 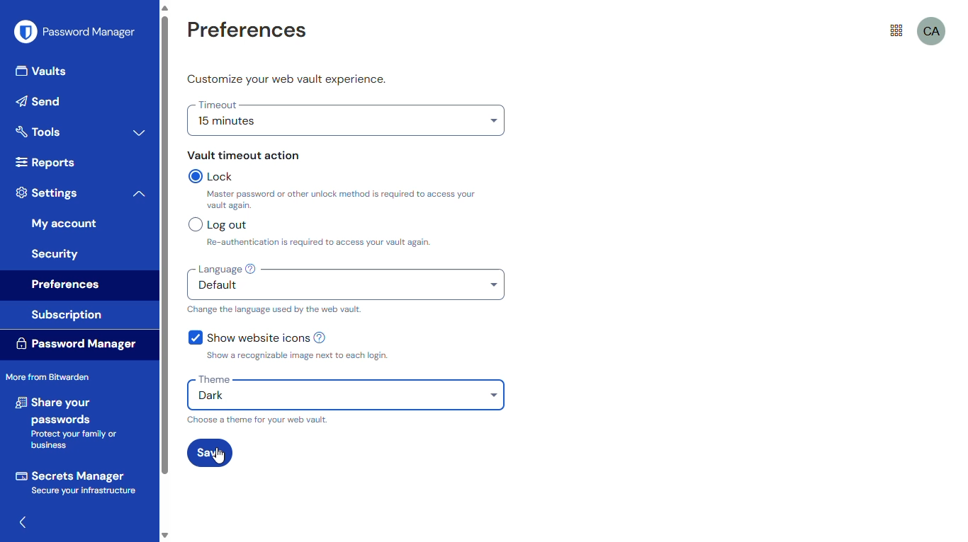 What do you see at coordinates (76, 342) in the screenshot?
I see `password manager` at bounding box center [76, 342].